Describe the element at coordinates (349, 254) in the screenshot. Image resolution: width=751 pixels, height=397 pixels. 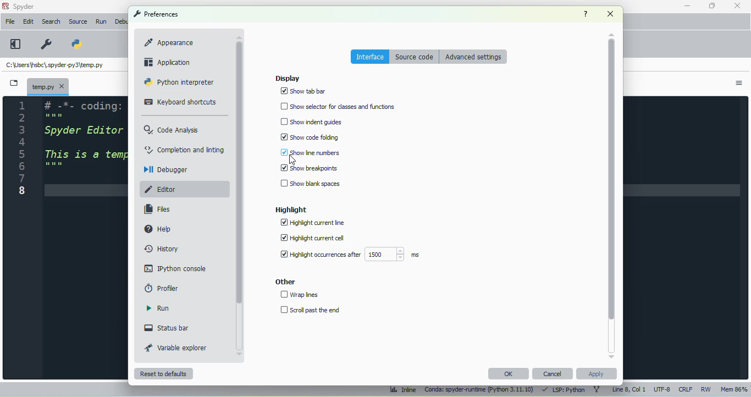
I see `highlight occurrences after 1500 ms` at that location.